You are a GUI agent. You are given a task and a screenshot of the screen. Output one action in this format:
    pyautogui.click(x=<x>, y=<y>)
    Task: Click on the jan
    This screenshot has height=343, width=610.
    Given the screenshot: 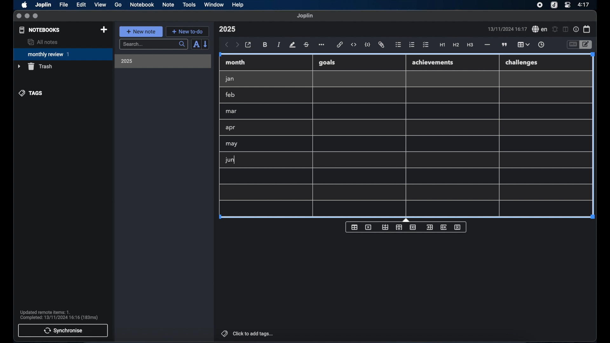 What is the action you would take?
    pyautogui.click(x=230, y=79)
    